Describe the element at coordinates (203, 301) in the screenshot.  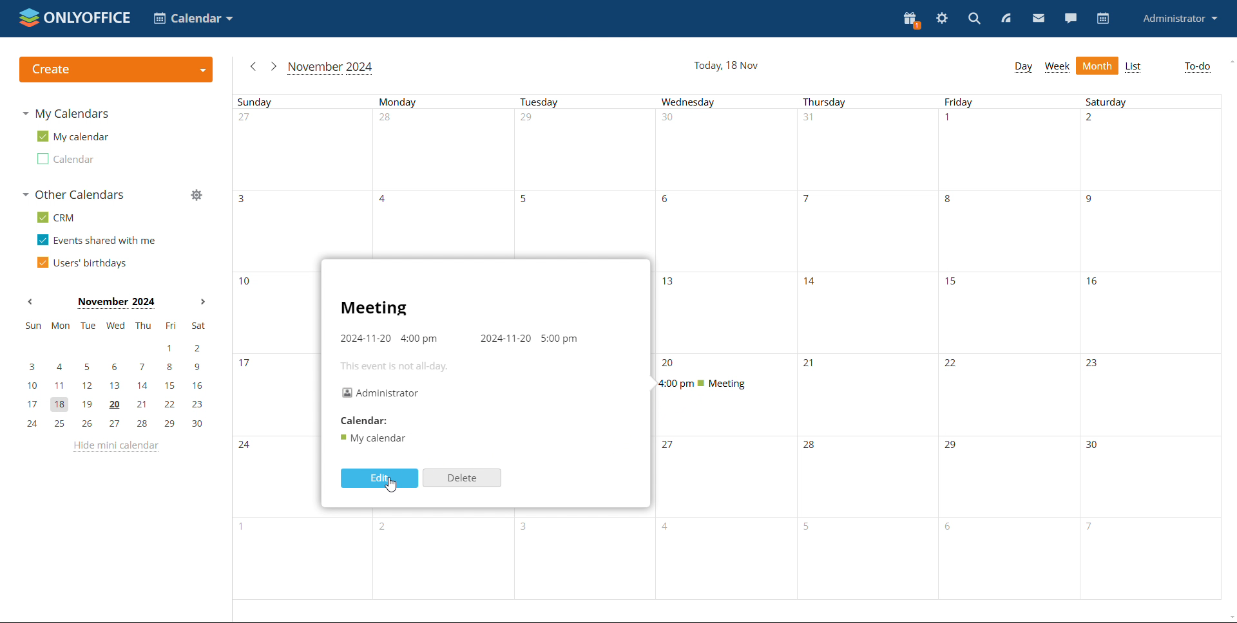
I see `next month` at that location.